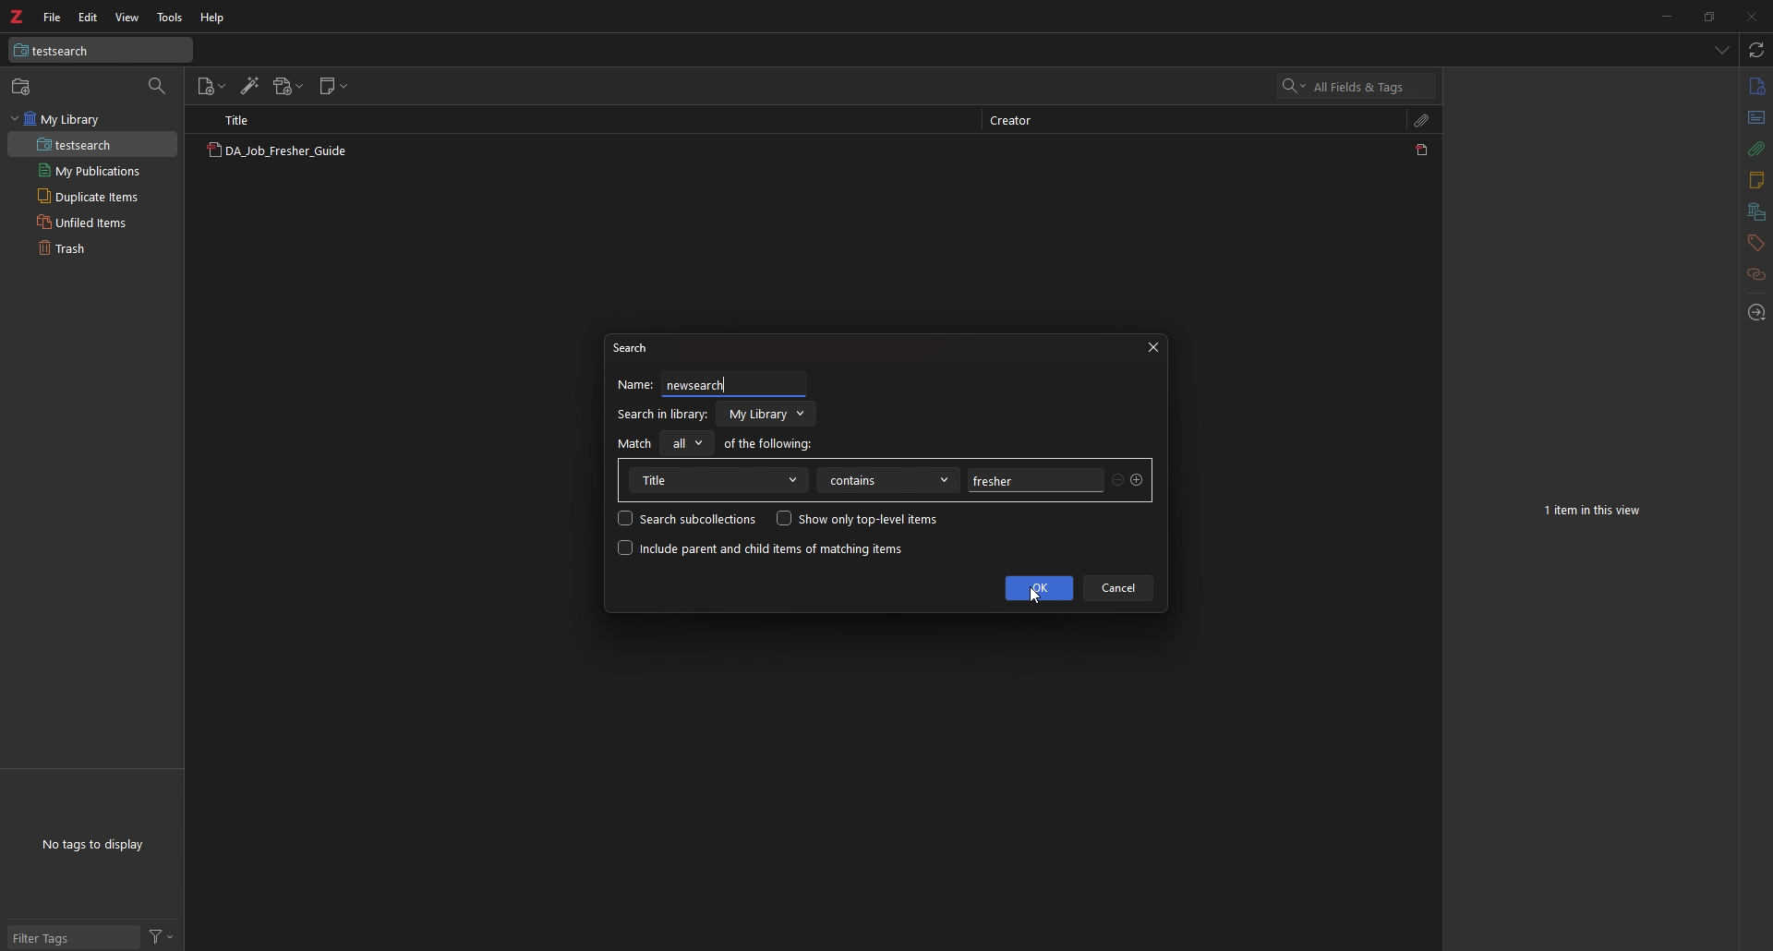 The image size is (1773, 951). What do you see at coordinates (1757, 275) in the screenshot?
I see `related` at bounding box center [1757, 275].